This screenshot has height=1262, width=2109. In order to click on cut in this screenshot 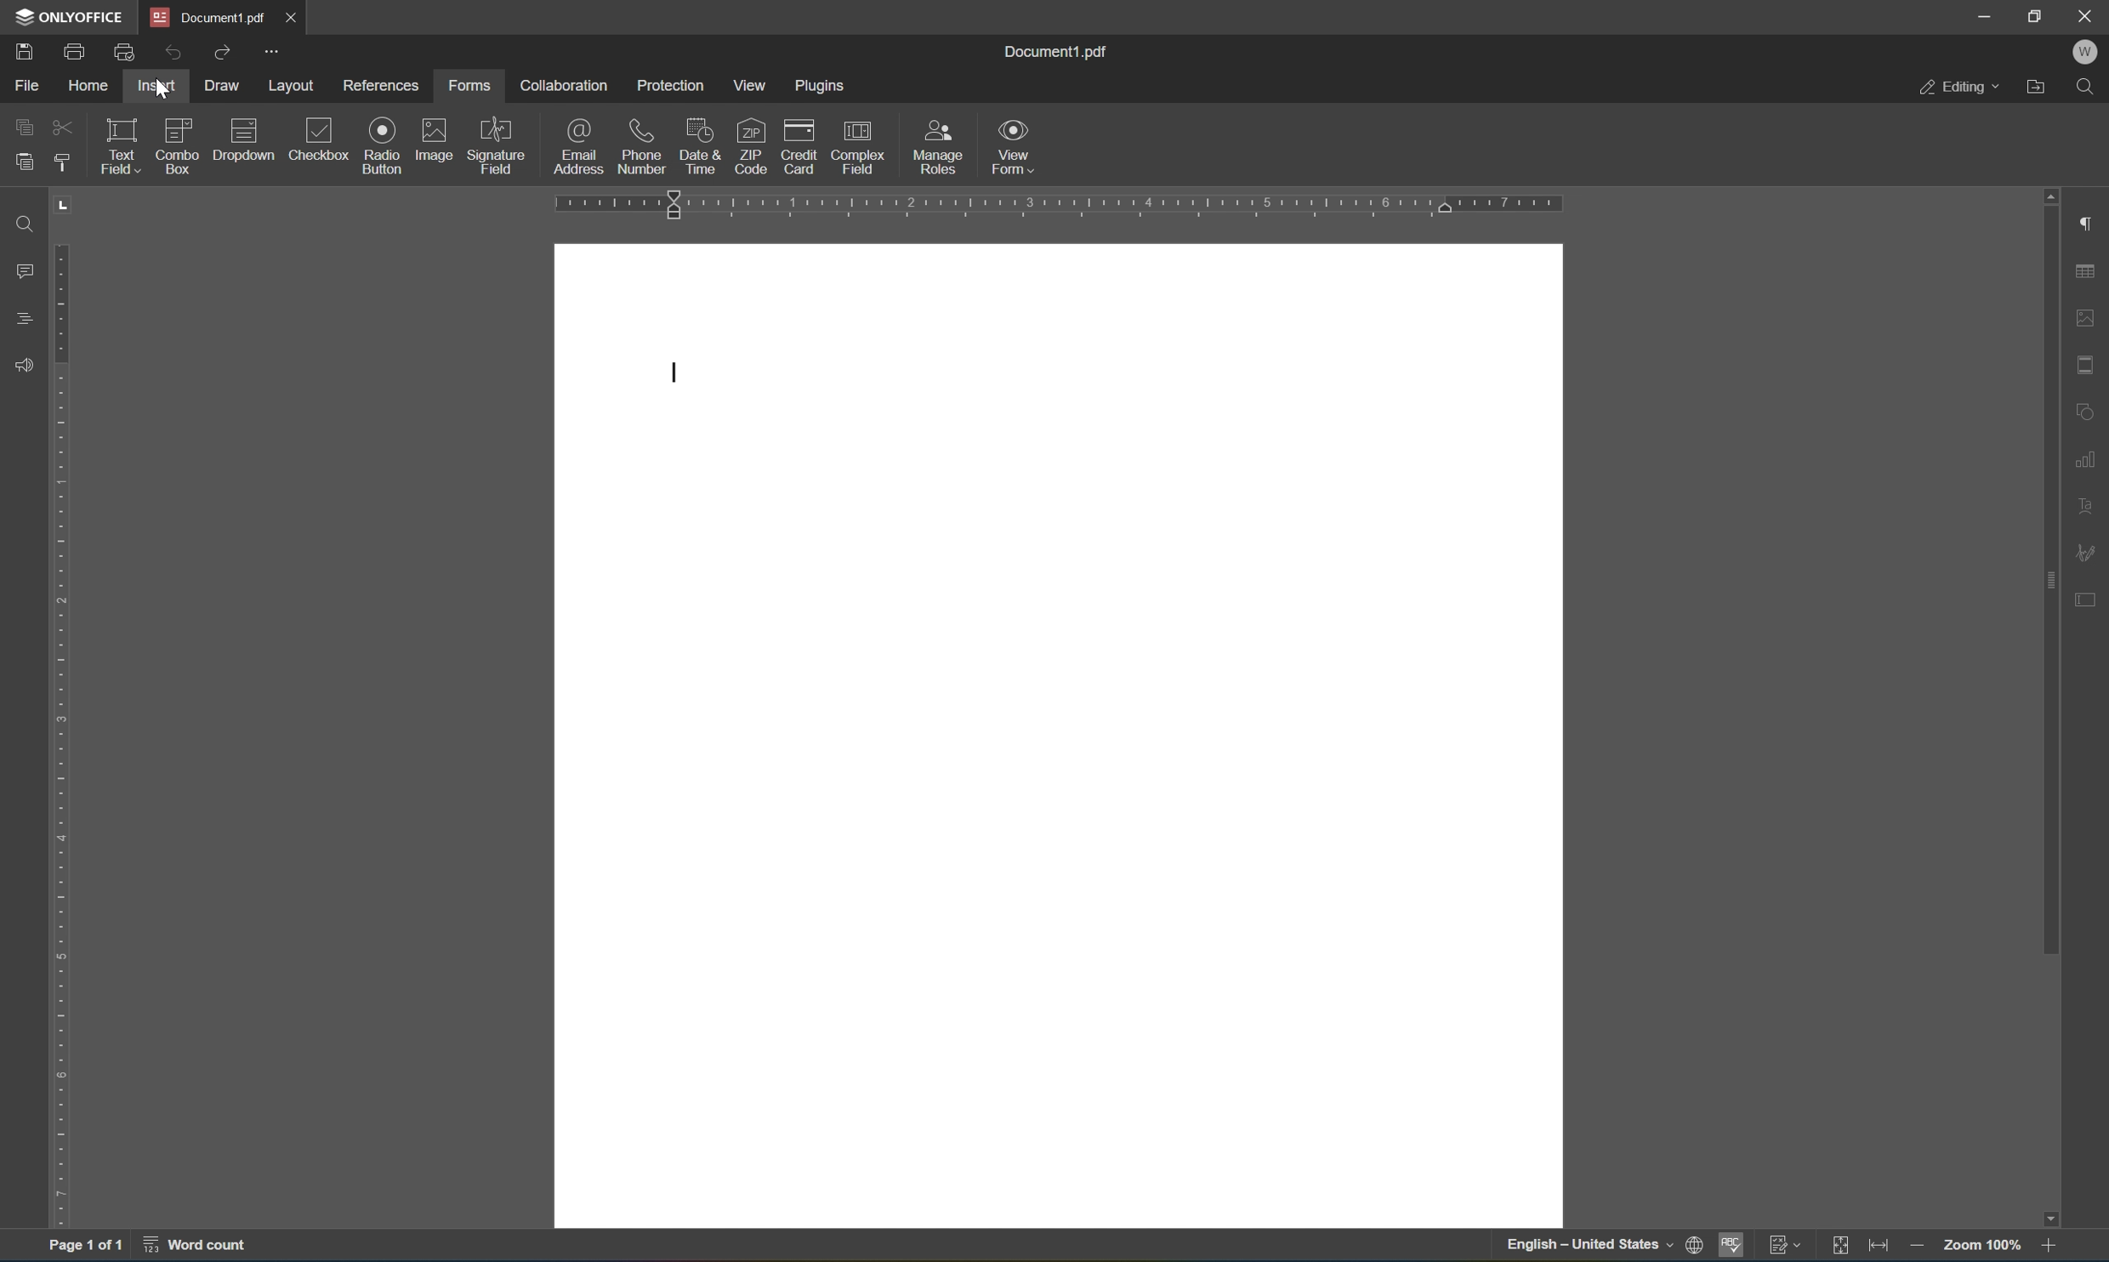, I will do `click(63, 127)`.